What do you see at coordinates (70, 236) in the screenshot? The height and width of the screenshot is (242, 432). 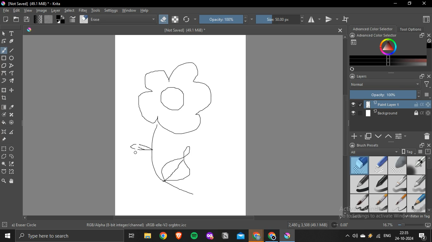 I see `Search bar` at bounding box center [70, 236].